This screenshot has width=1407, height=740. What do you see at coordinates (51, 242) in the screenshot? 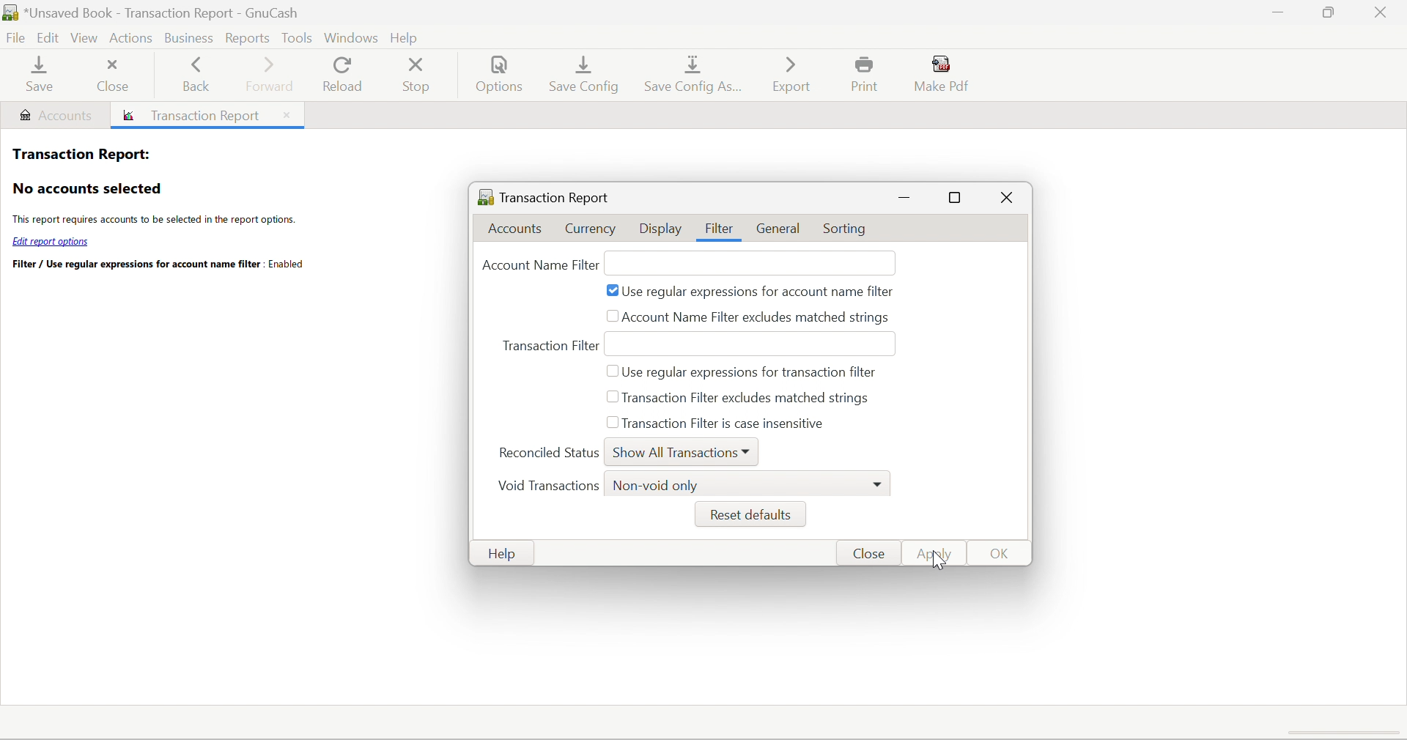
I see `Edit report options` at bounding box center [51, 242].